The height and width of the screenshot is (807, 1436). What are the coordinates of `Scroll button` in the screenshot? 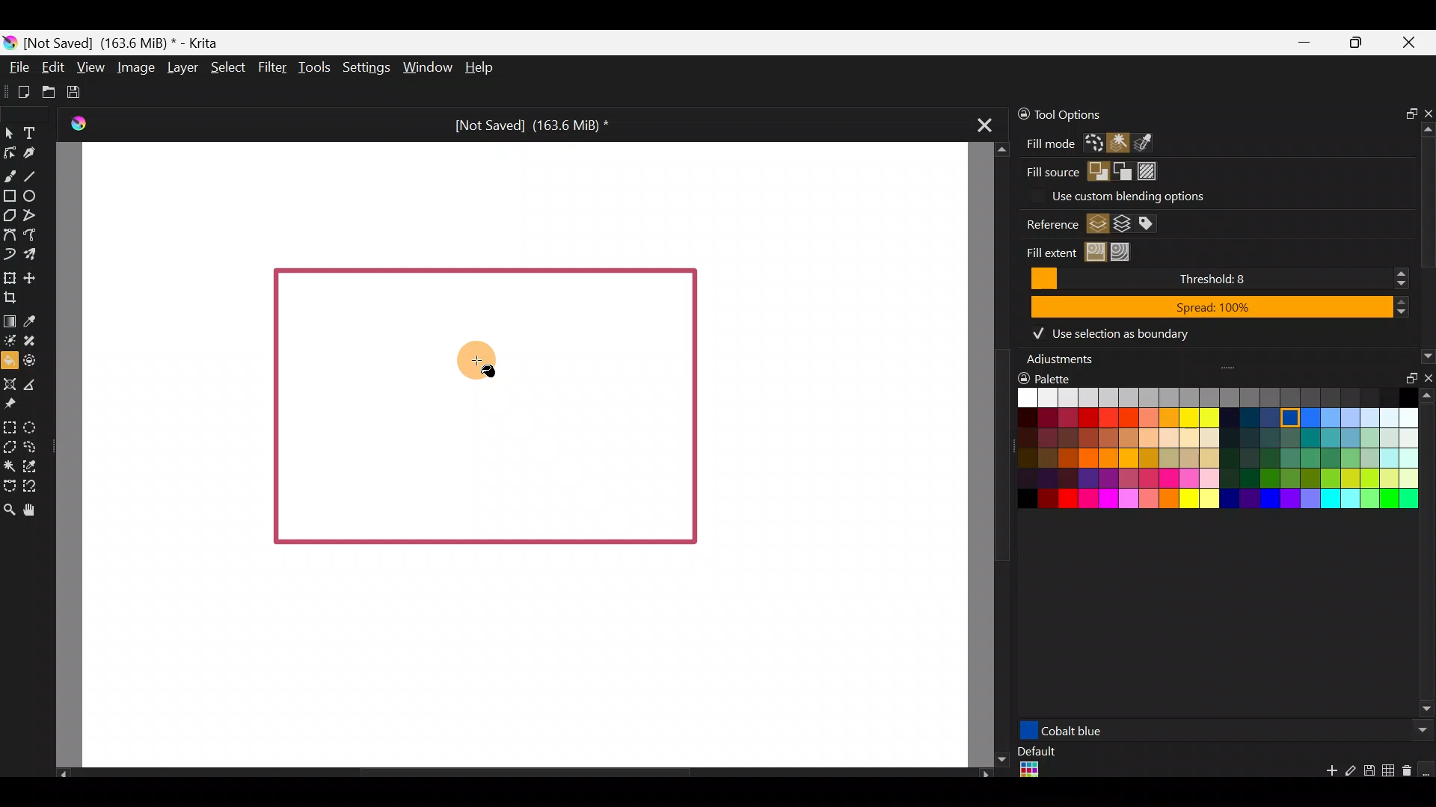 It's located at (1419, 730).